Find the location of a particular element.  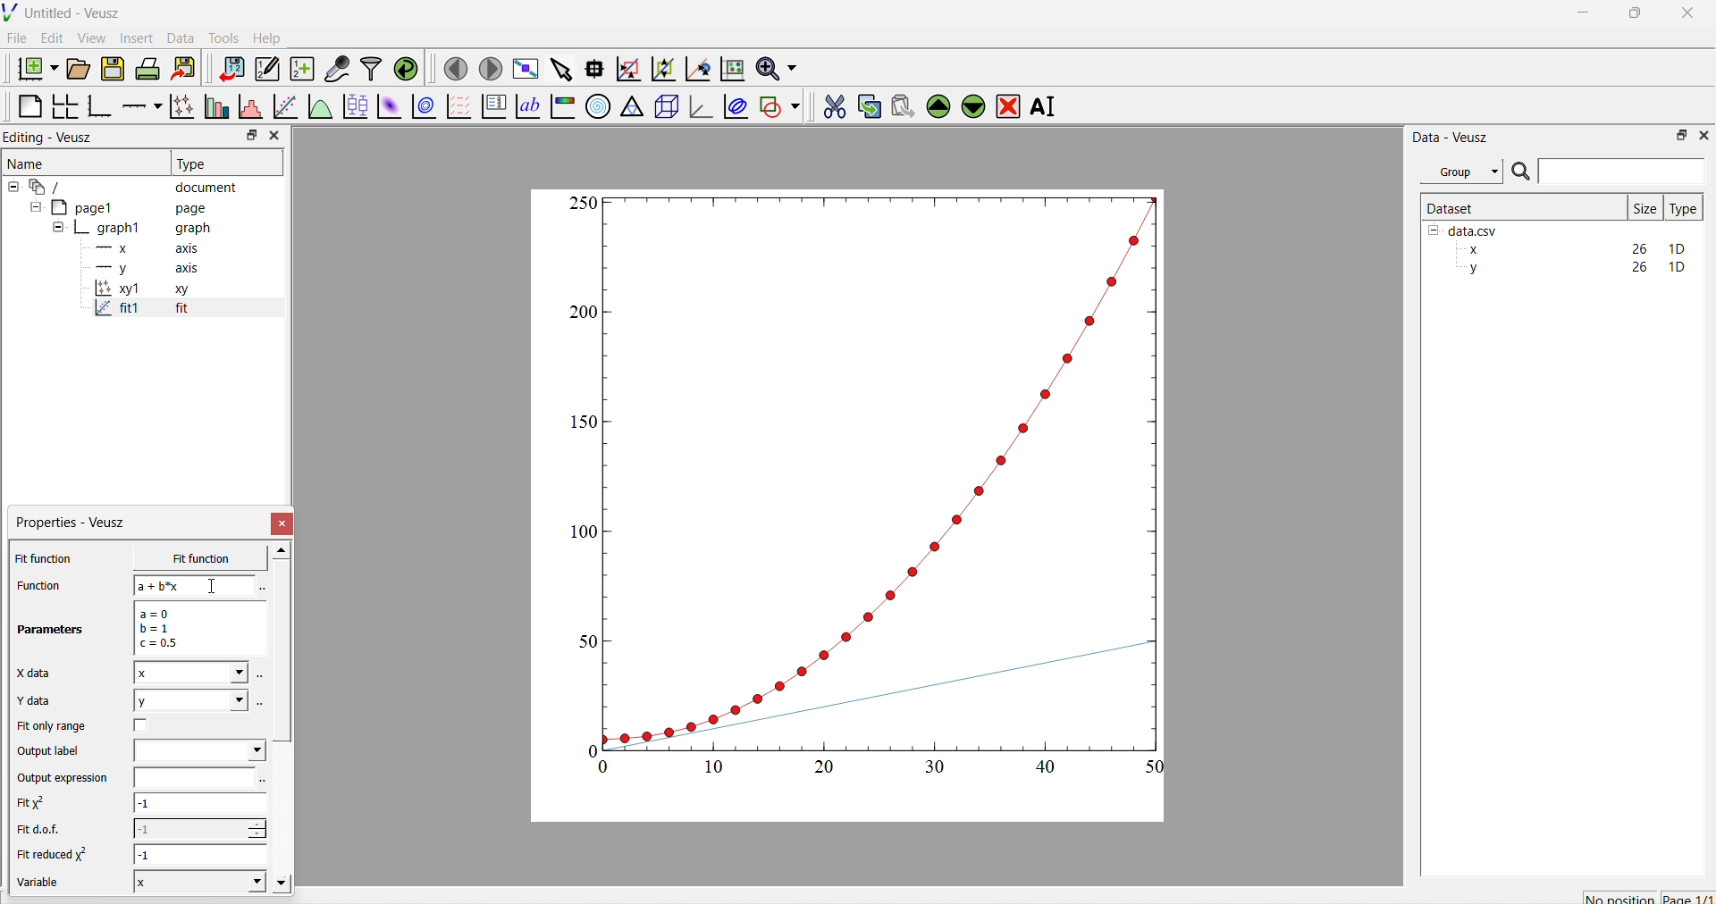

Dropdown is located at coordinates (199, 750).